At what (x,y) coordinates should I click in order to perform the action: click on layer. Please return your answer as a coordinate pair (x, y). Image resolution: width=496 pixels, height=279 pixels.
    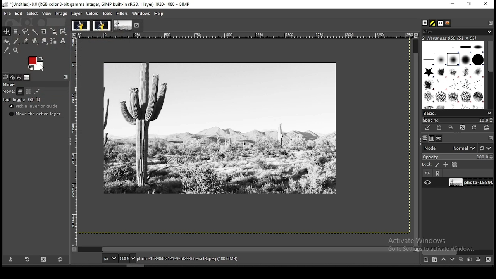
    Looking at the image, I should click on (470, 183).